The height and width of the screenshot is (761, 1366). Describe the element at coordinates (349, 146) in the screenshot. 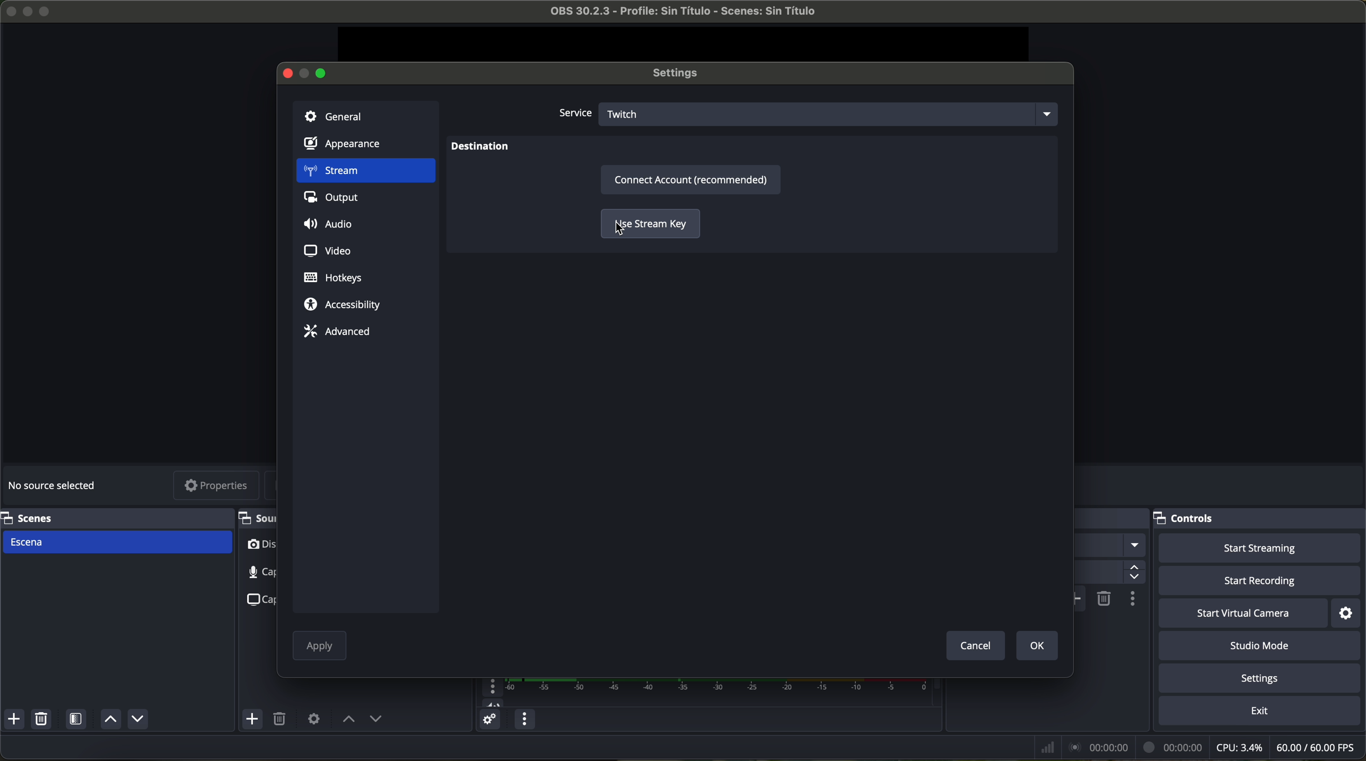

I see `appearance` at that location.